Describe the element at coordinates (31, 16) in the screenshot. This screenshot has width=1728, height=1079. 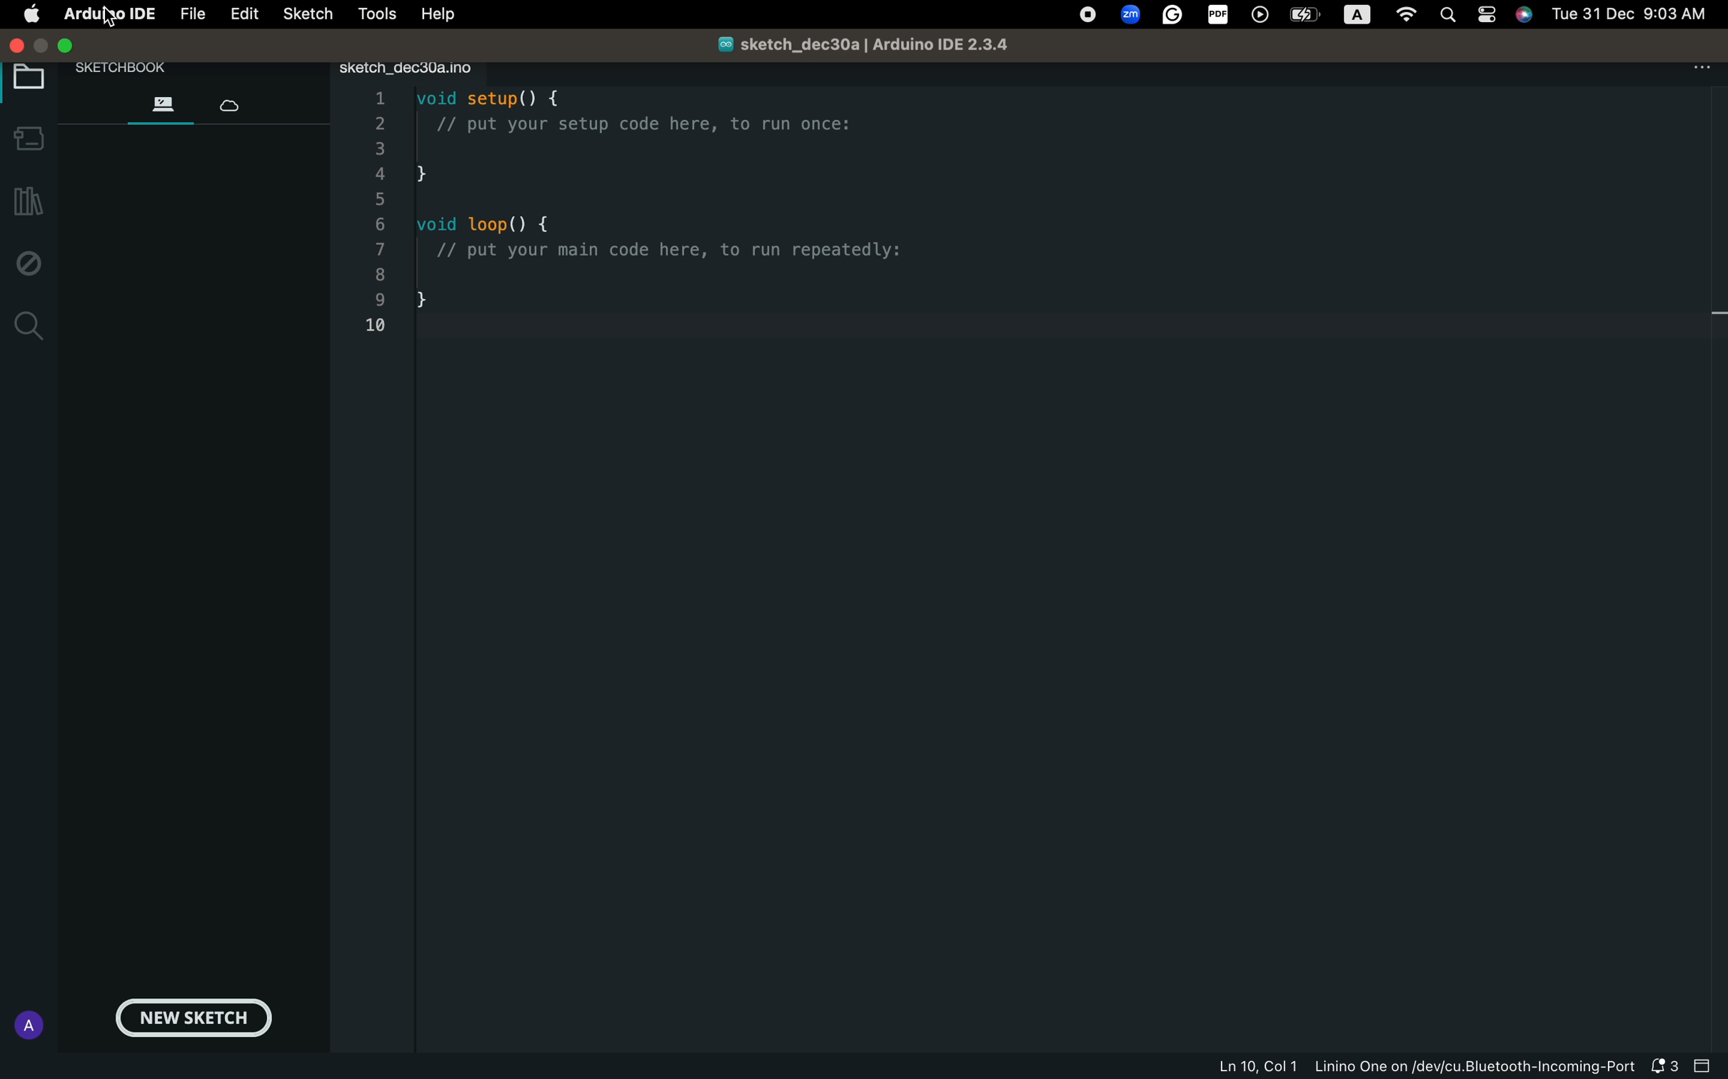
I see `main setting` at that location.